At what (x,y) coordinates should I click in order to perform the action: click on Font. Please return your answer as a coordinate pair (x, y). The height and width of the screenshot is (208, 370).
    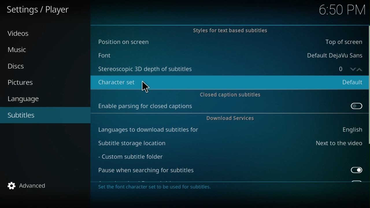
    Looking at the image, I should click on (229, 54).